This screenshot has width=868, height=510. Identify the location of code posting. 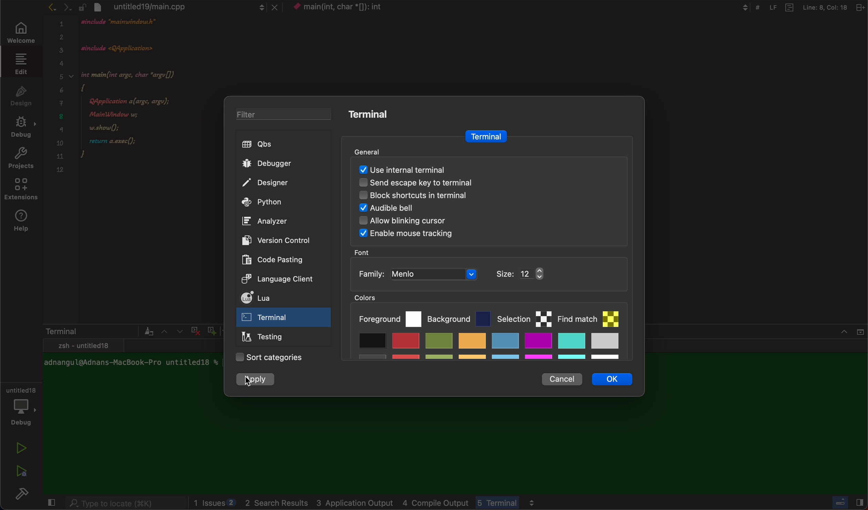
(277, 259).